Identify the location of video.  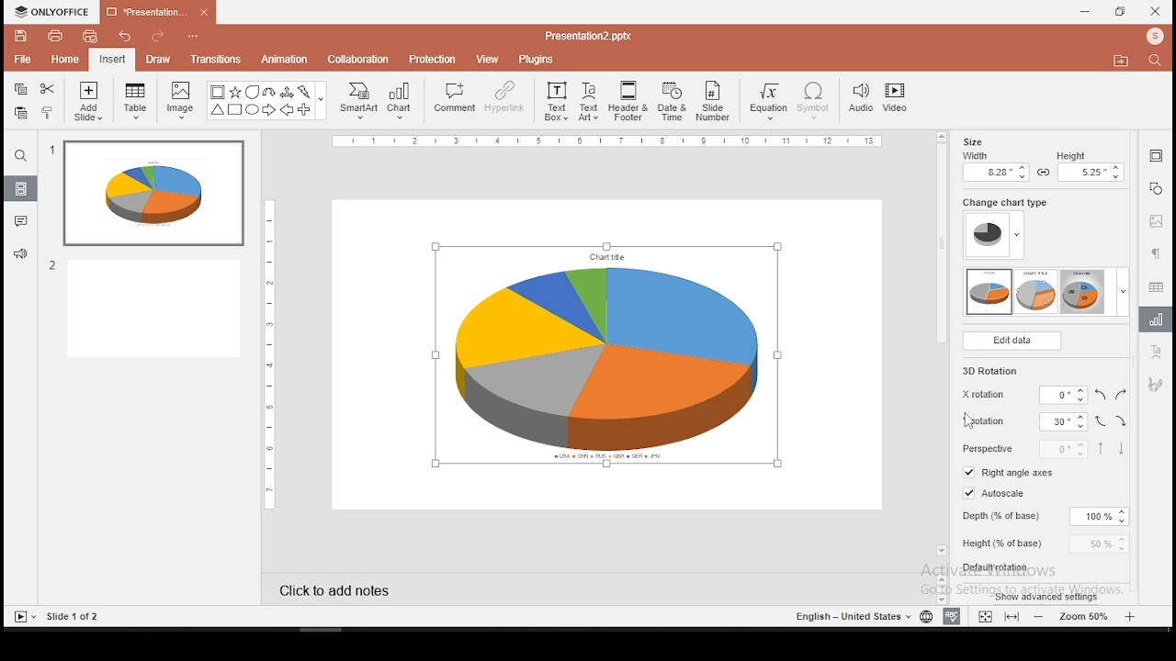
(898, 99).